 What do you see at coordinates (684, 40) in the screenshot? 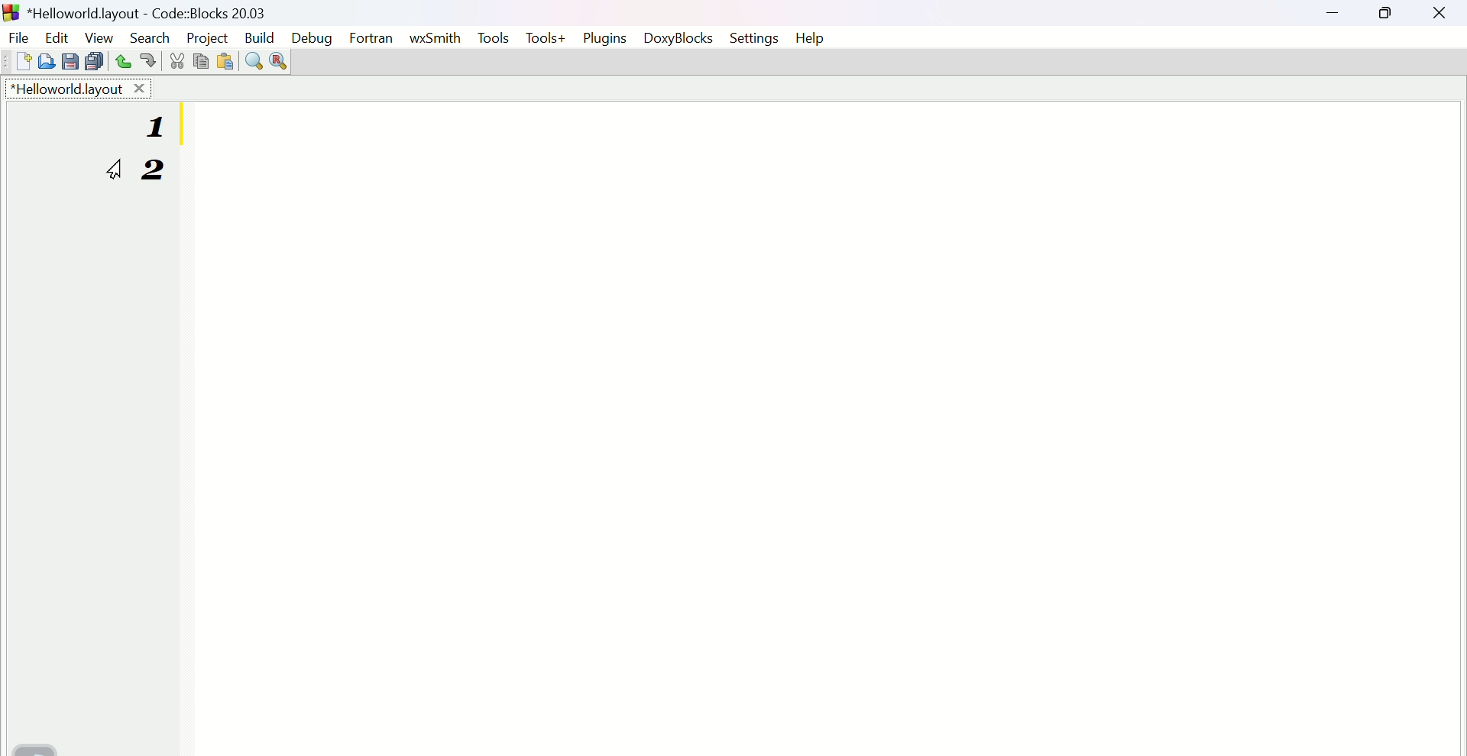
I see `Doxyblocks` at bounding box center [684, 40].